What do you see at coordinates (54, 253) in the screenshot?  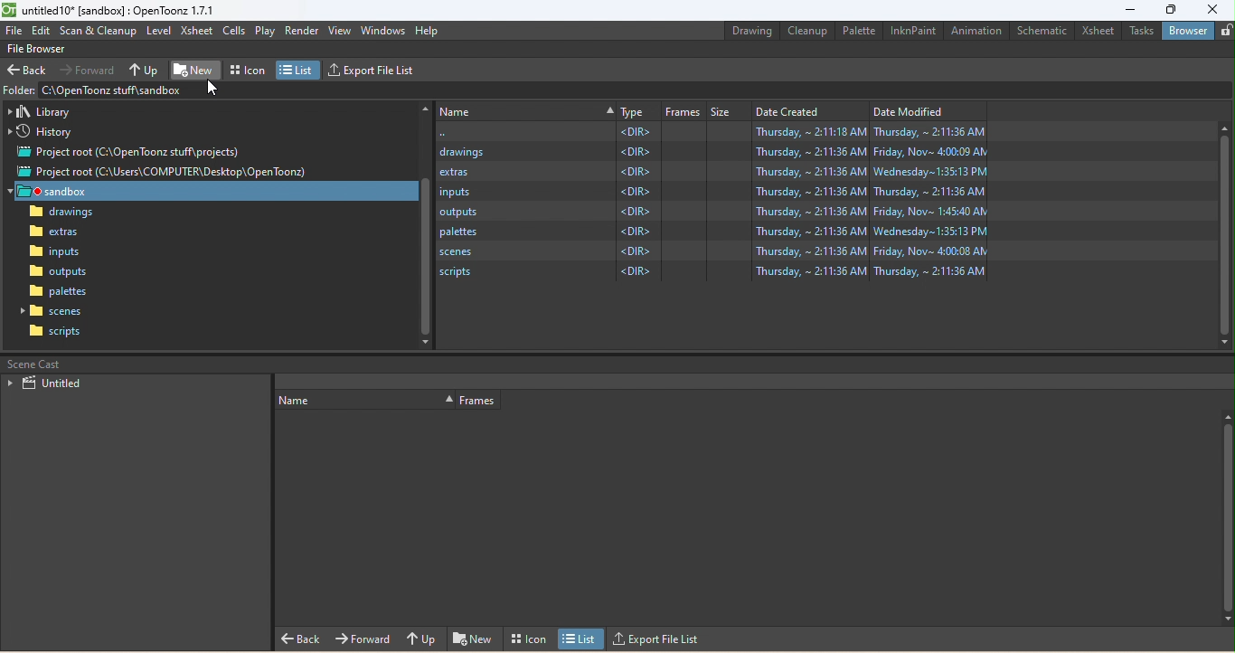 I see `inputs` at bounding box center [54, 253].